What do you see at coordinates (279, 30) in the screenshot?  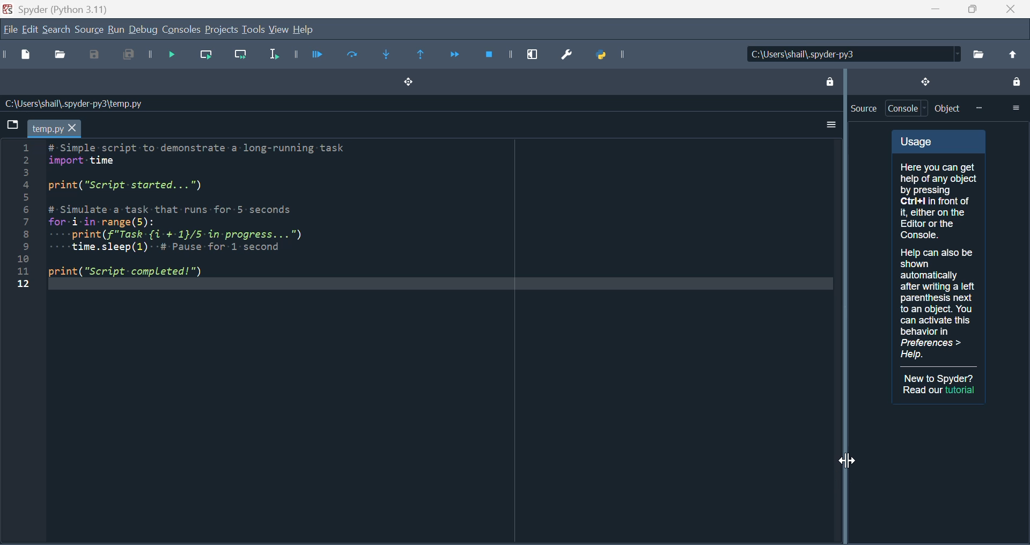 I see `view` at bounding box center [279, 30].